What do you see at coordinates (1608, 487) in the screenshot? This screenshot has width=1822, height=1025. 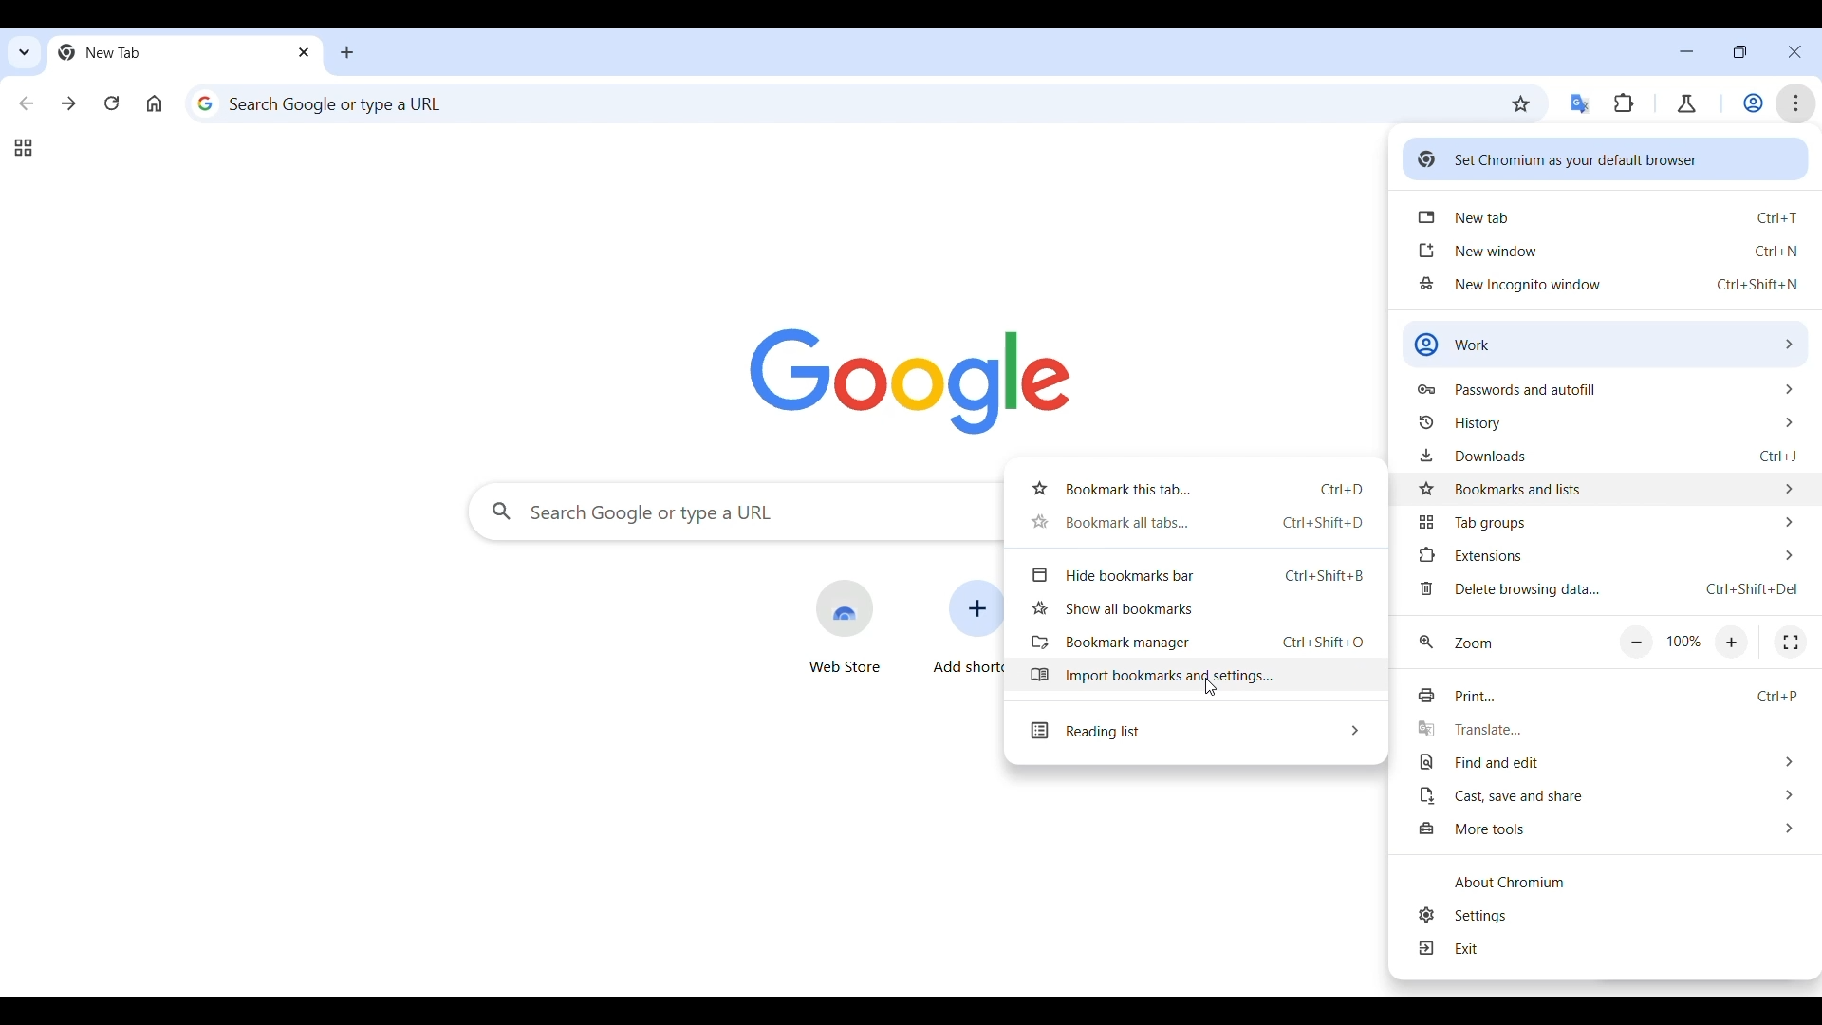 I see `Bookmarks and lists` at bounding box center [1608, 487].